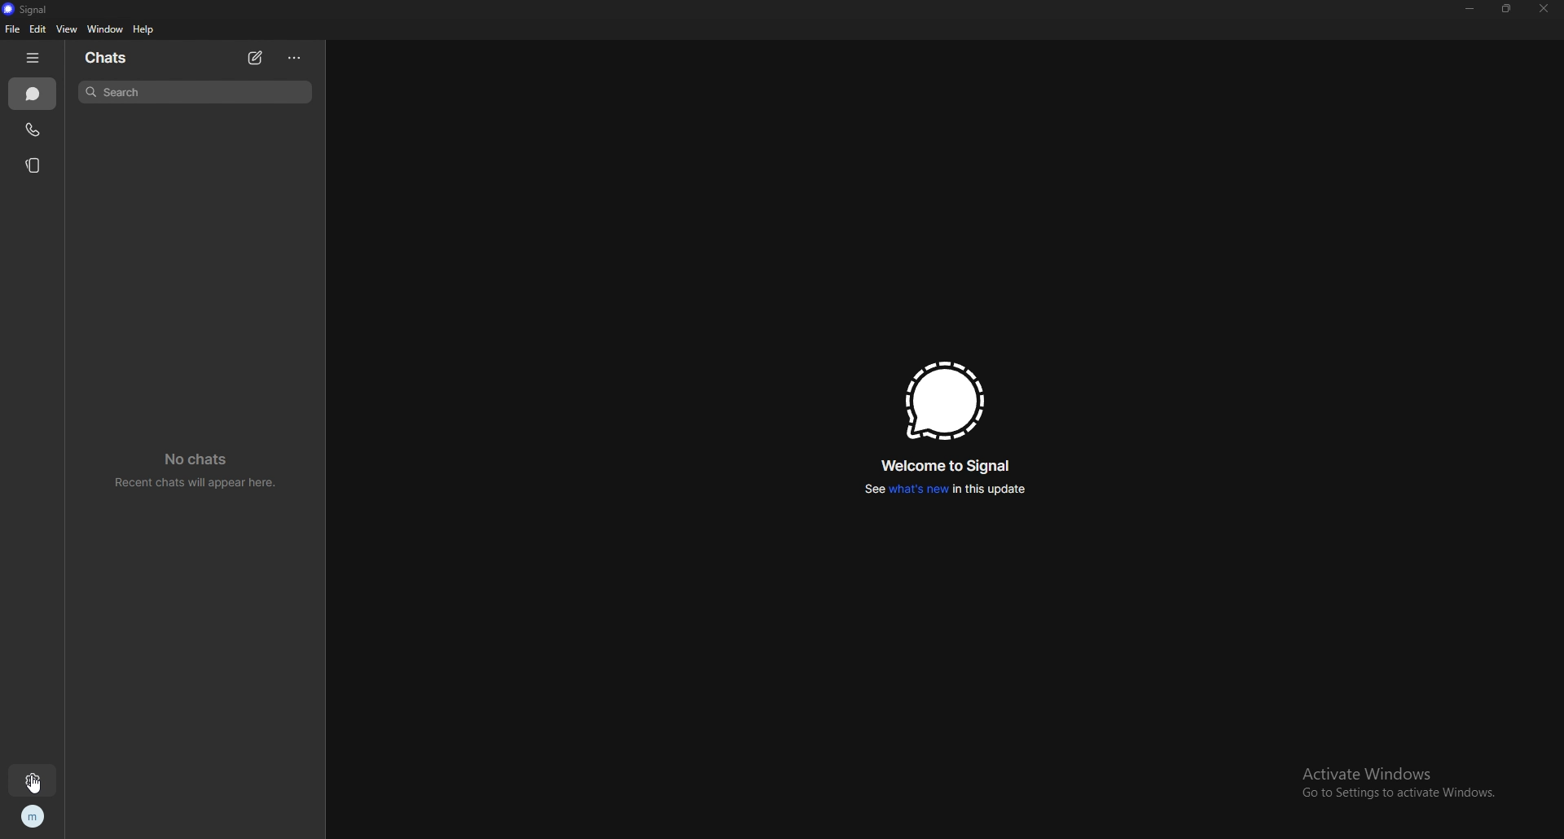  I want to click on close, so click(1543, 9).